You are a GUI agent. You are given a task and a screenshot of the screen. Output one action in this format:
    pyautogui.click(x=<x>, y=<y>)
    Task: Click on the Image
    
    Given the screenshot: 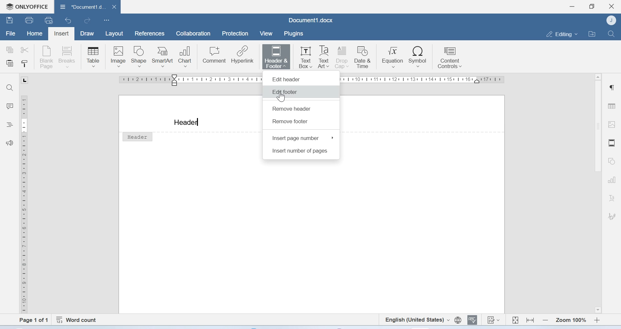 What is the action you would take?
    pyautogui.click(x=613, y=125)
    